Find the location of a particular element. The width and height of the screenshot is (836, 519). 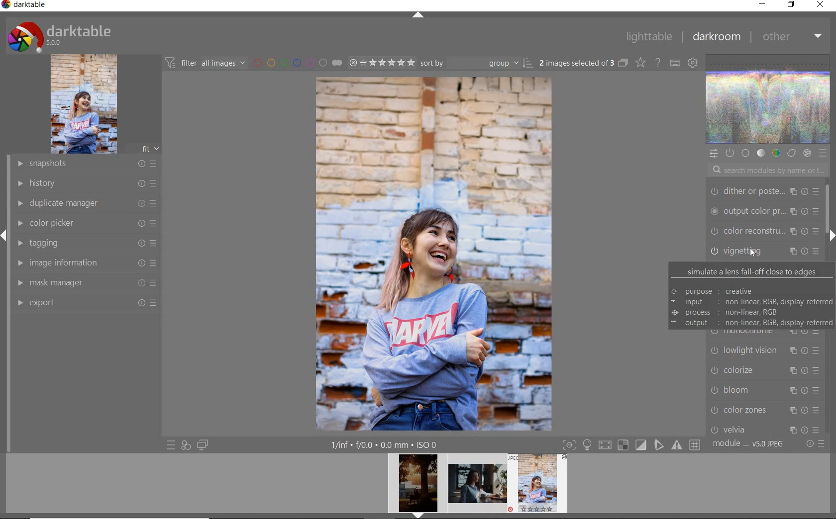

DEFINE KEYBOARD SHORTCUTS is located at coordinates (675, 63).